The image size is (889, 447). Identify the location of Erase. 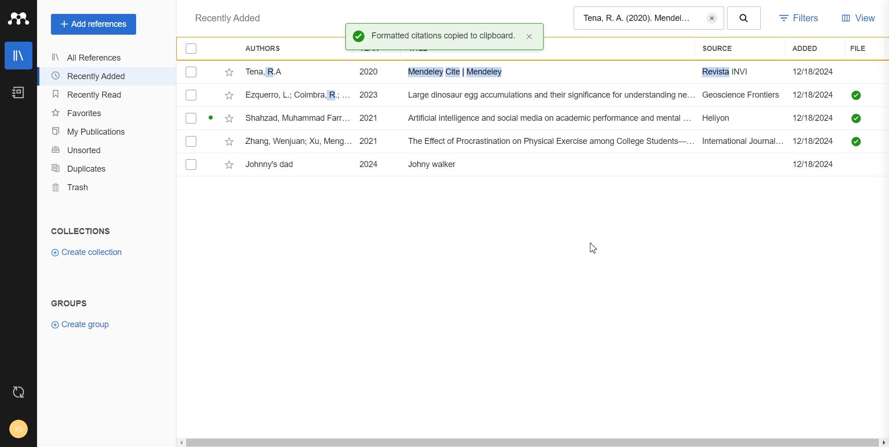
(713, 17).